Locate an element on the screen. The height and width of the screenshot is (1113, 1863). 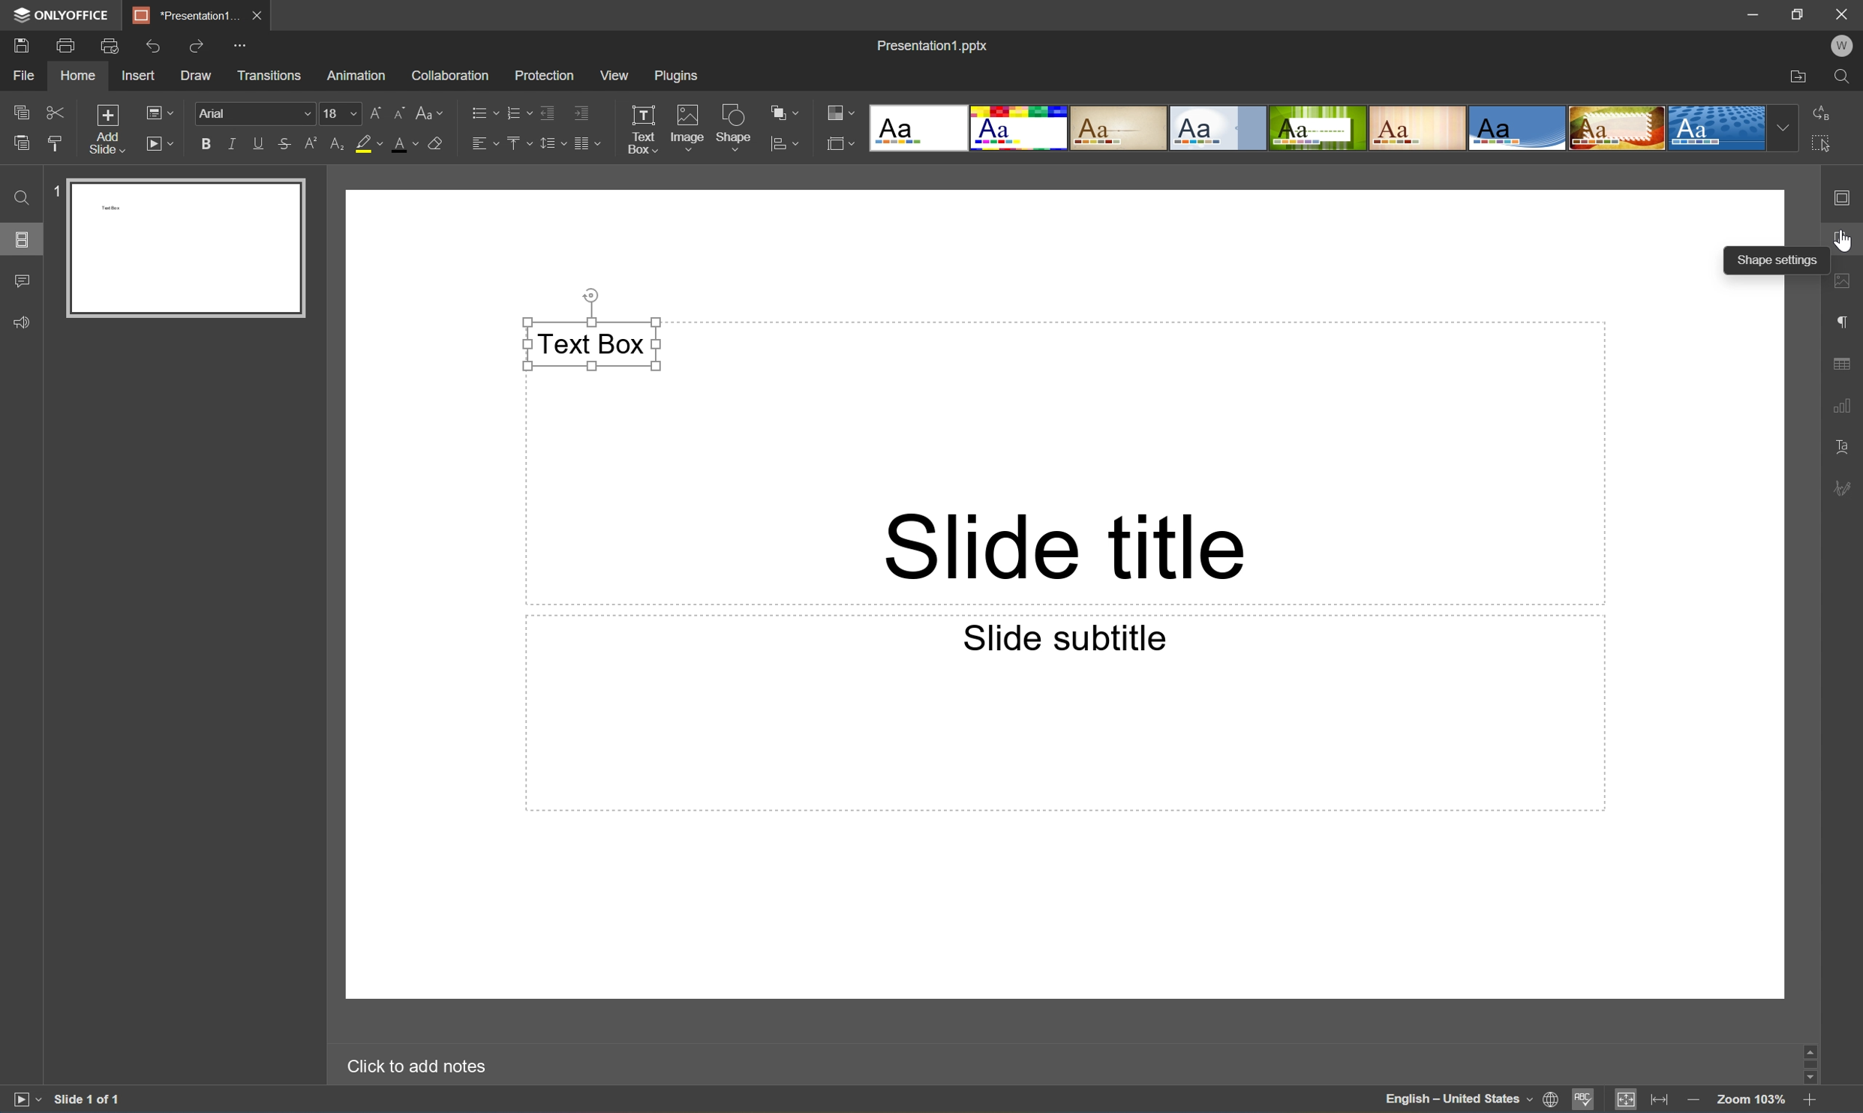
Subscript is located at coordinates (337, 142).